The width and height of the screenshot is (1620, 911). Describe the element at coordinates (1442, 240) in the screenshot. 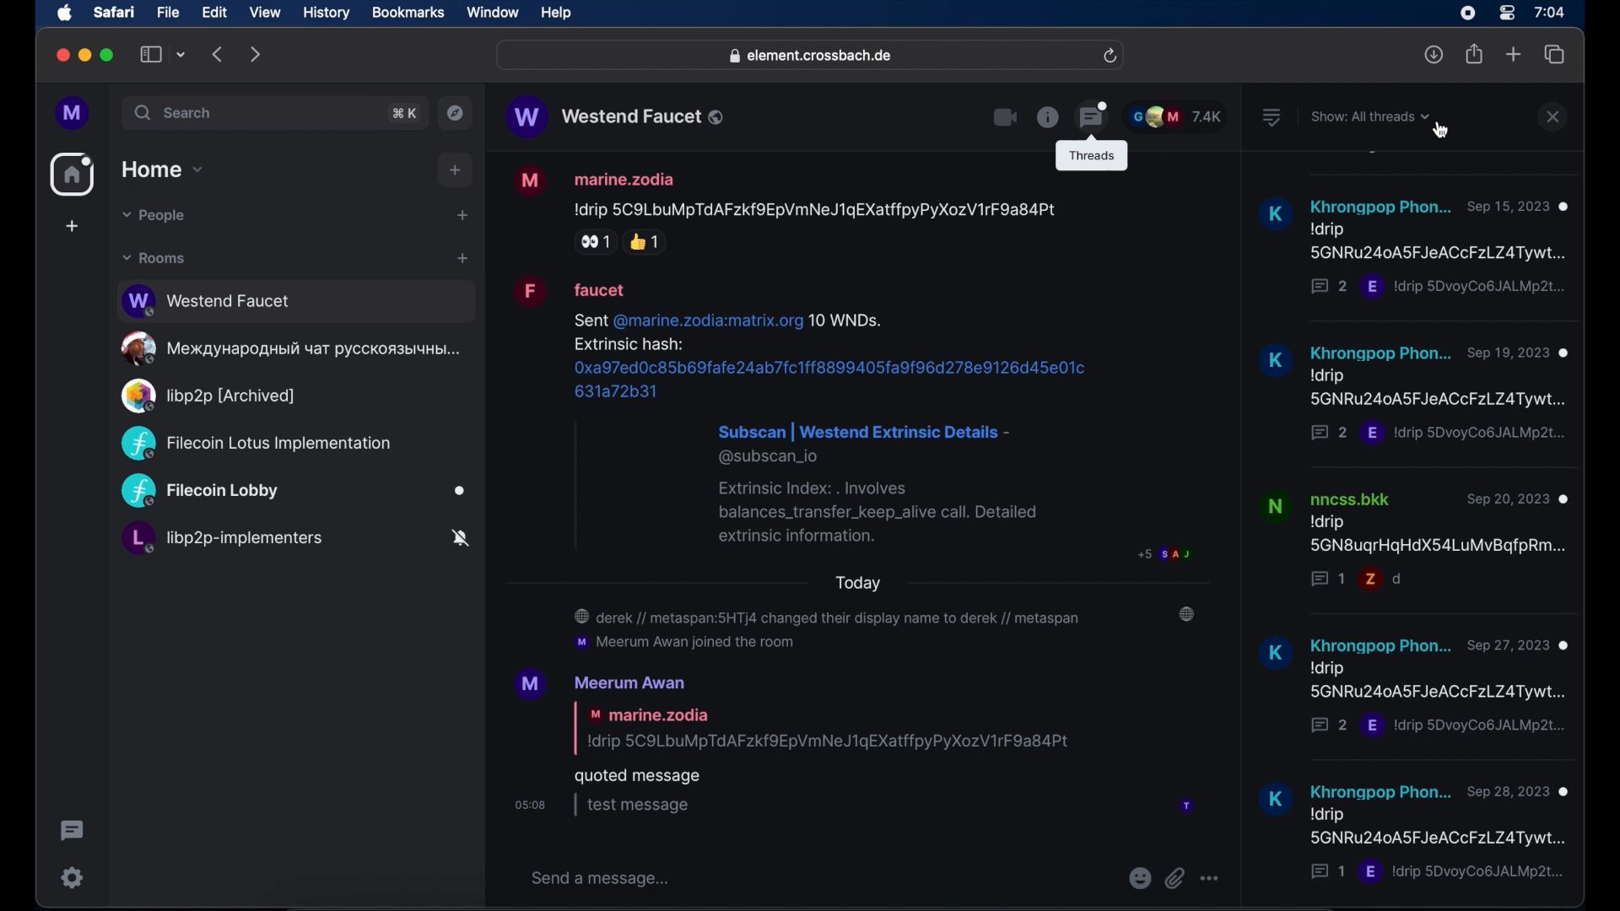

I see ` Idrip SDvoyCo6JALMp2L...` at that location.